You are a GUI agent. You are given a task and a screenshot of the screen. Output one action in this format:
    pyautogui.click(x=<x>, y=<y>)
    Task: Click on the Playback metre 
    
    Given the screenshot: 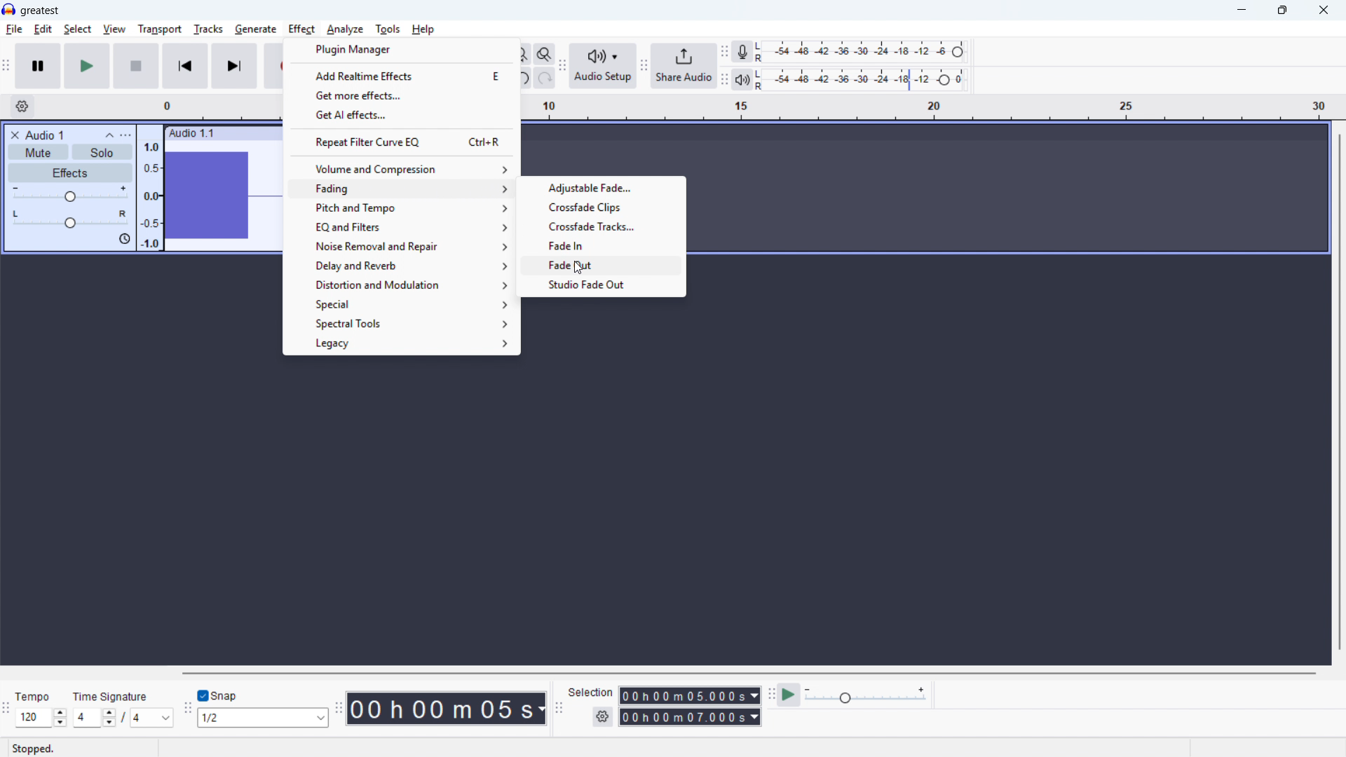 What is the action you would take?
    pyautogui.click(x=742, y=80)
    